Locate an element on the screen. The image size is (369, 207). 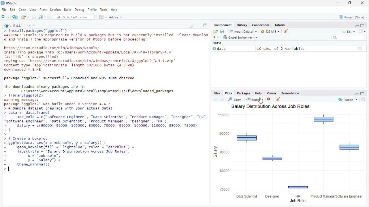
Minimize is located at coordinates (355, 25).